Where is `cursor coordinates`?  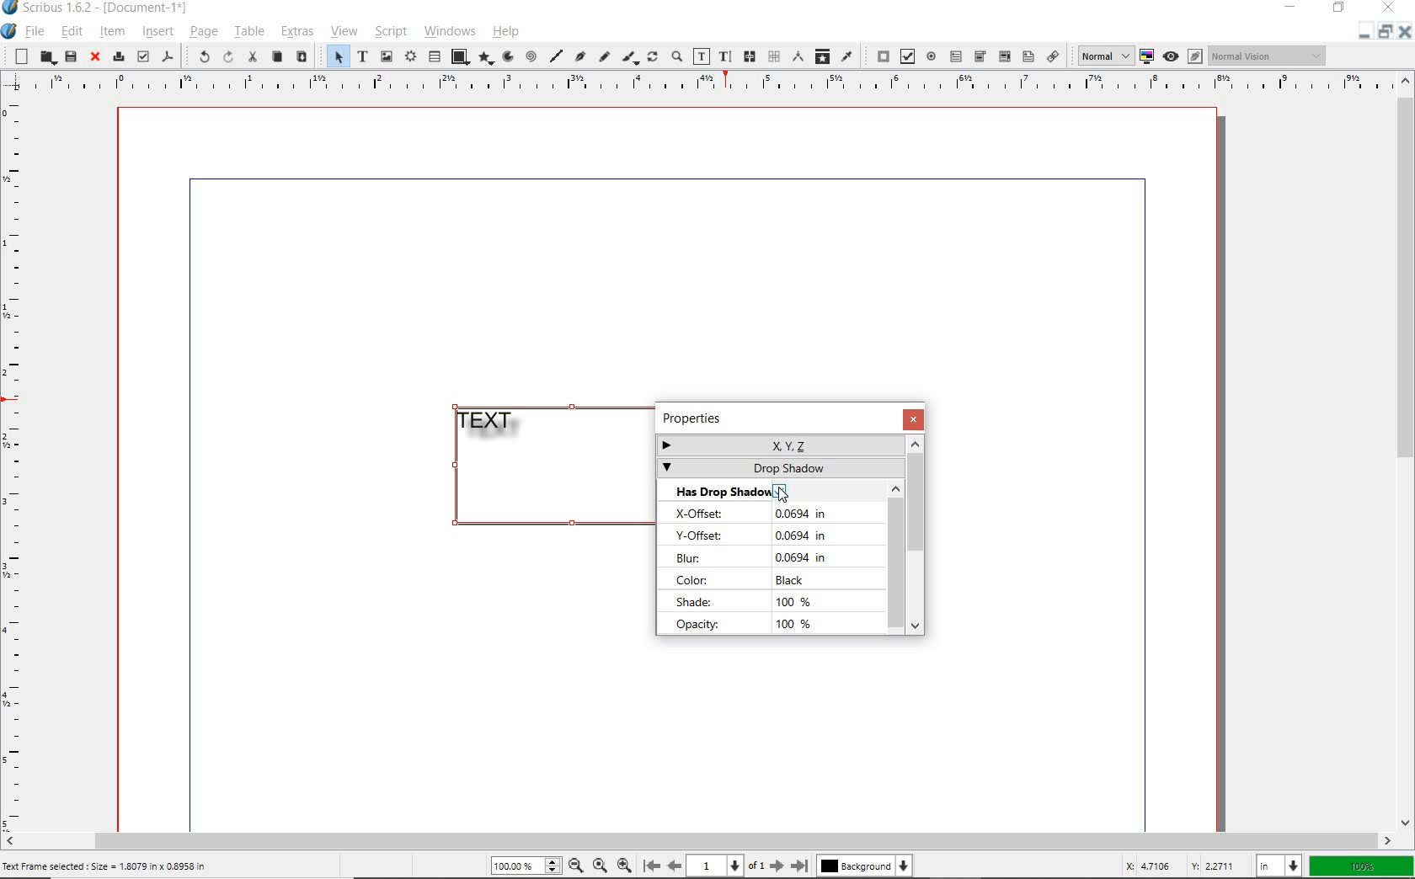 cursor coordinates is located at coordinates (1179, 866).